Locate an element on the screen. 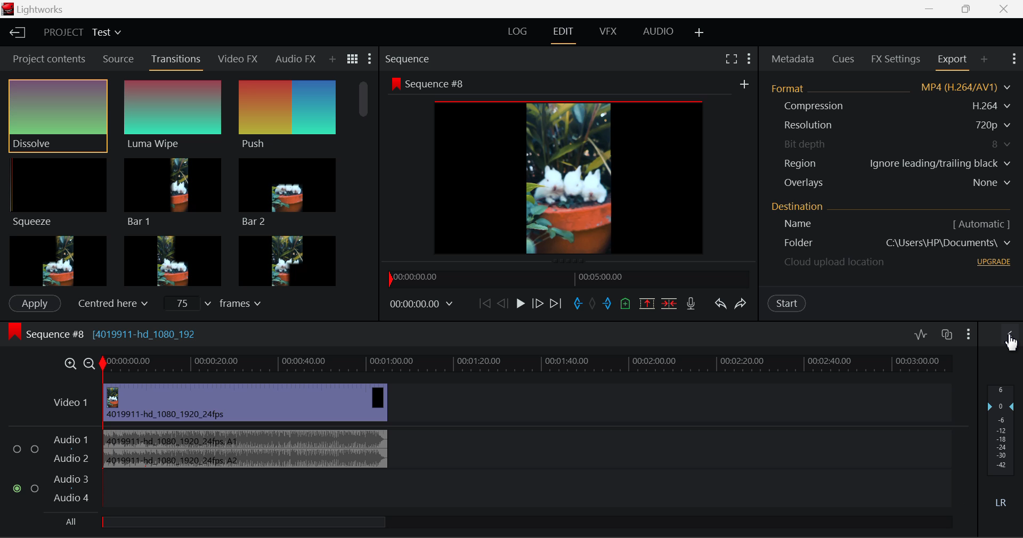  Overlays is located at coordinates (891, 182).